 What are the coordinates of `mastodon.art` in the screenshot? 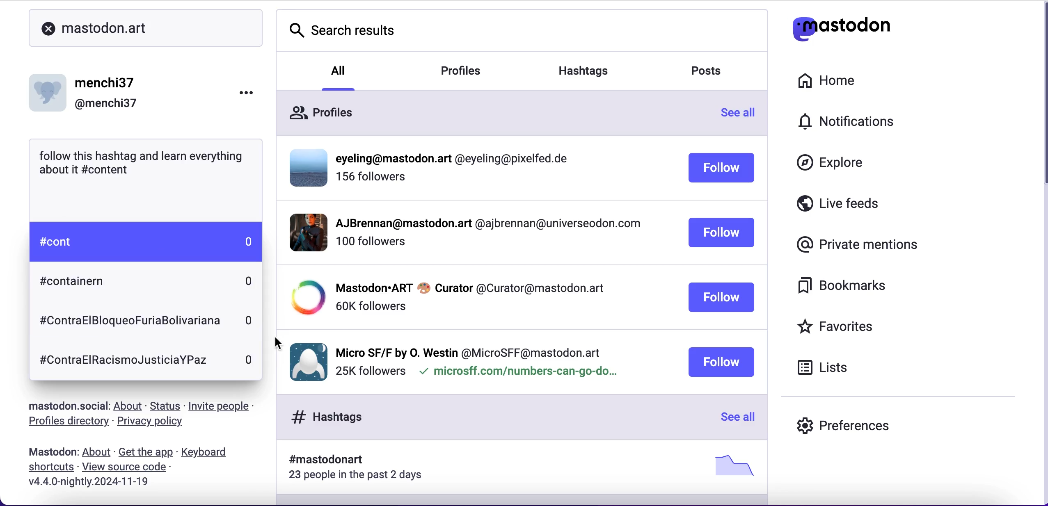 It's located at (147, 28).